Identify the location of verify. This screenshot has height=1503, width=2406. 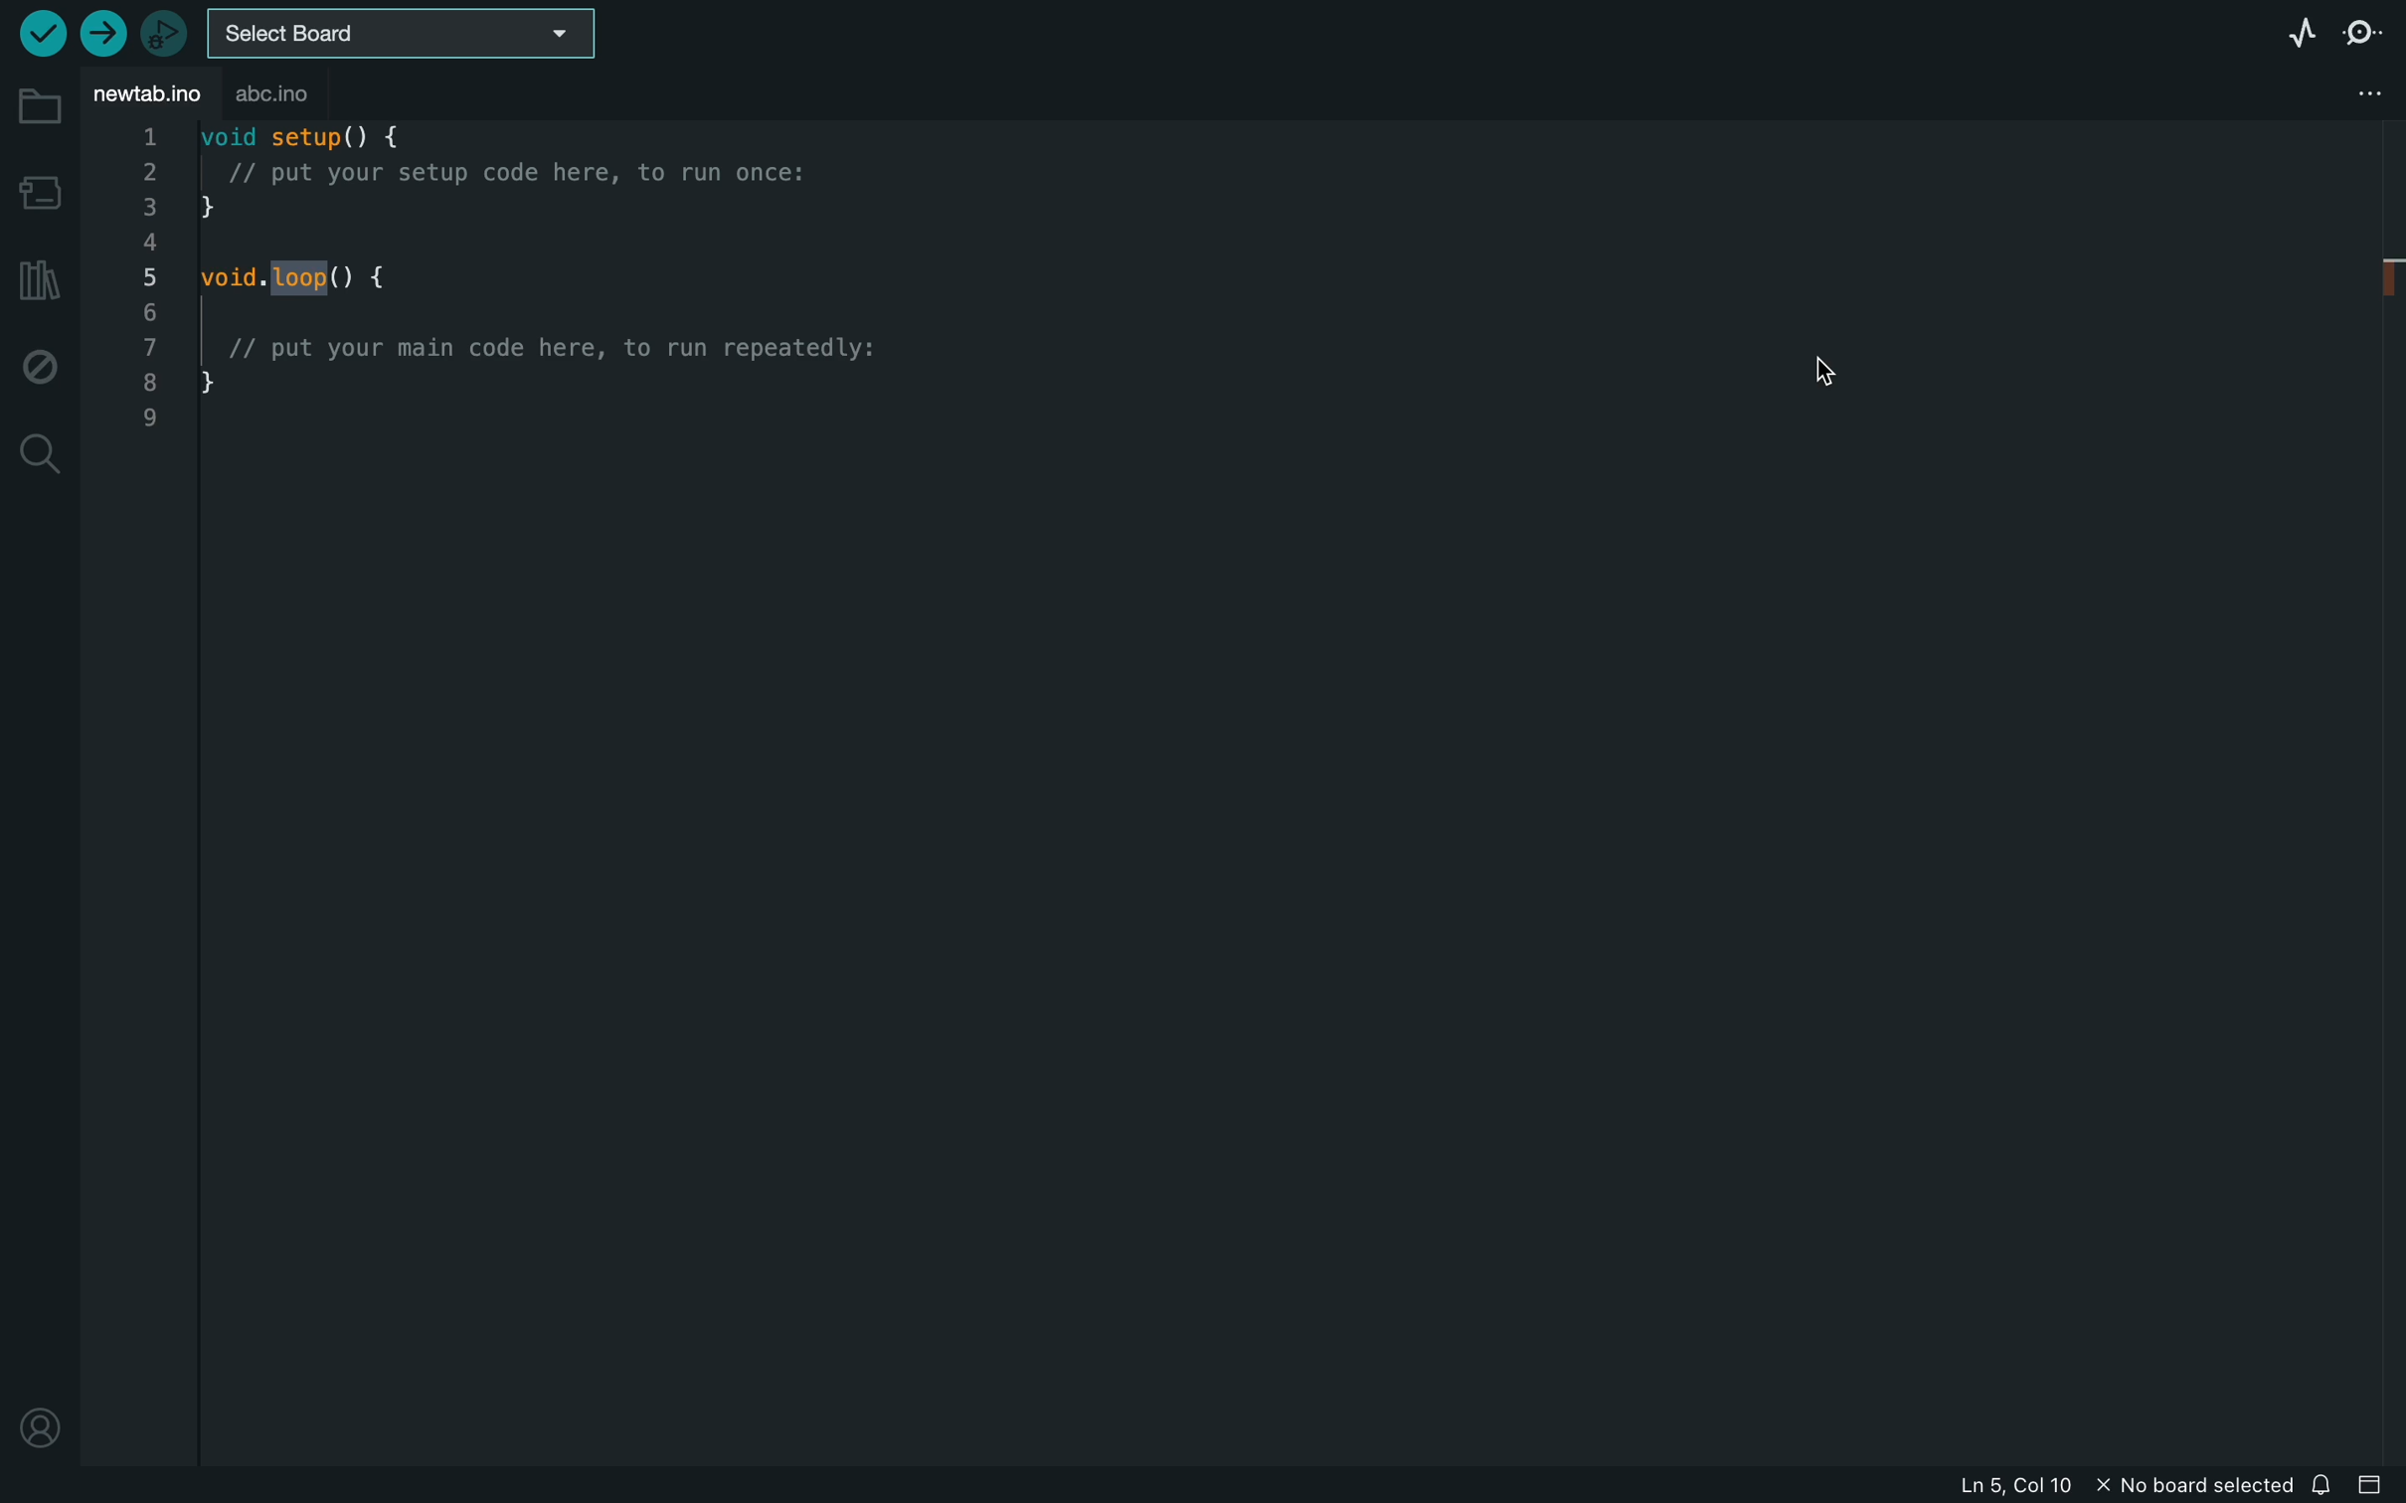
(47, 33).